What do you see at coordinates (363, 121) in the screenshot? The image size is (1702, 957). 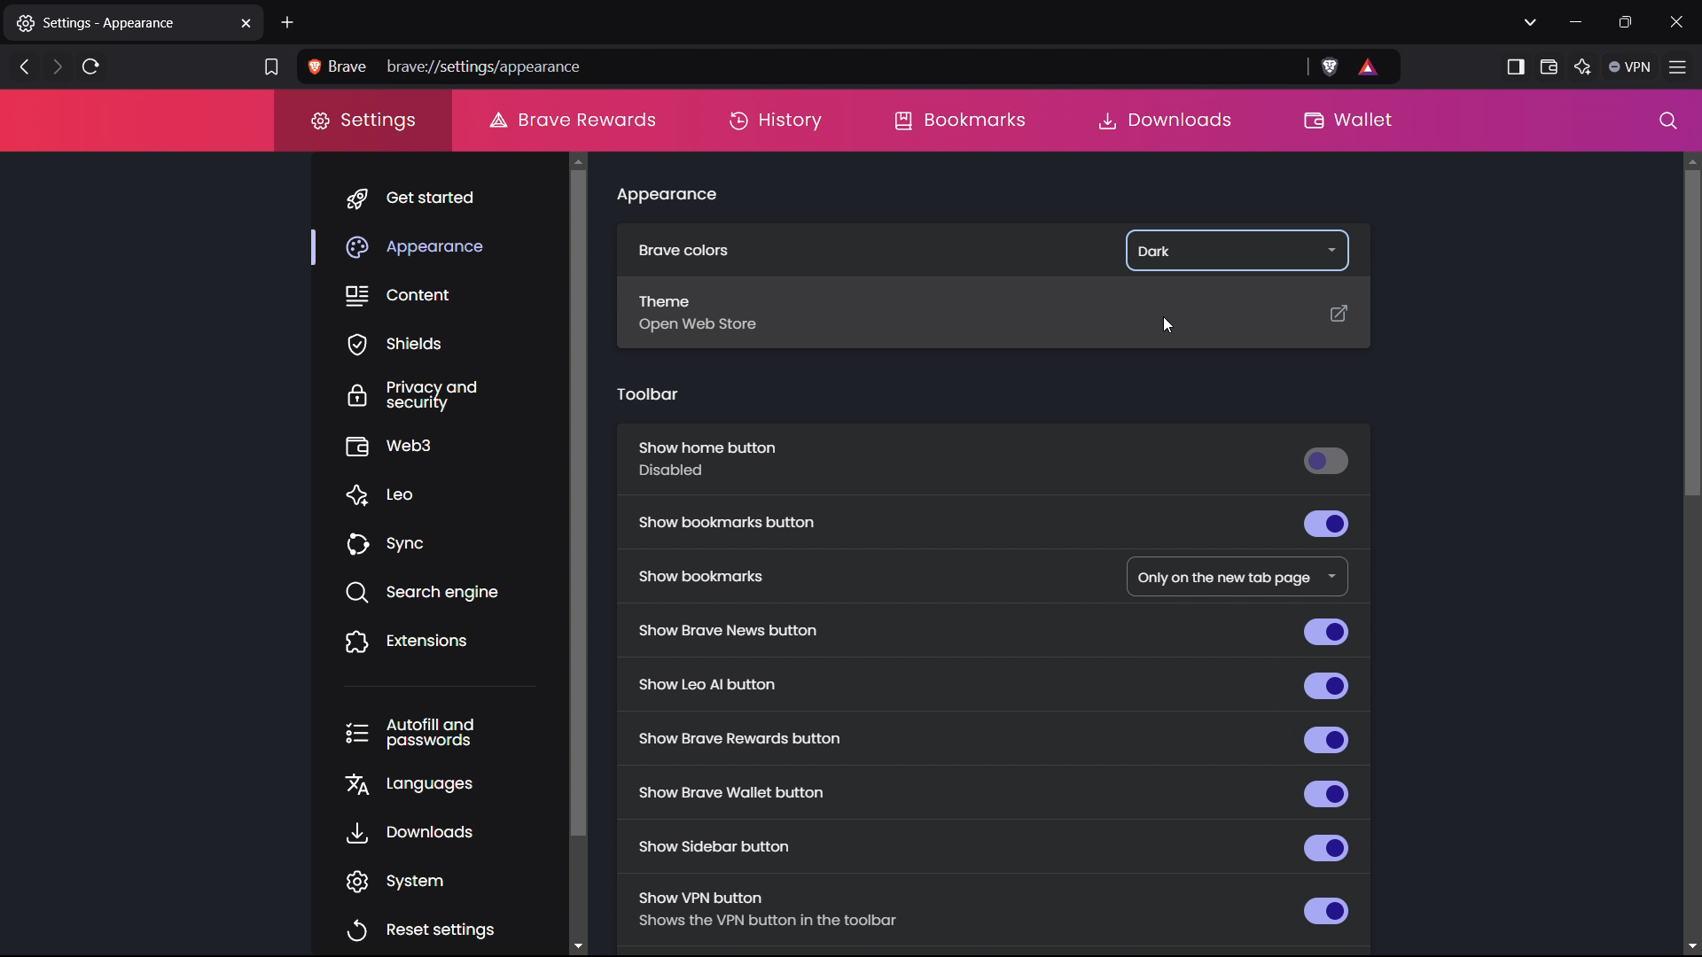 I see `settings` at bounding box center [363, 121].